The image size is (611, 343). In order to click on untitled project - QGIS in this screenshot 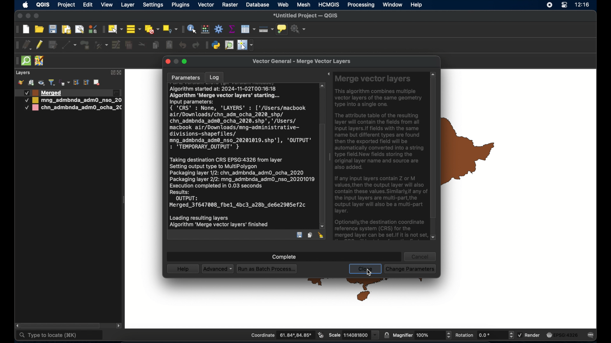, I will do `click(306, 16)`.